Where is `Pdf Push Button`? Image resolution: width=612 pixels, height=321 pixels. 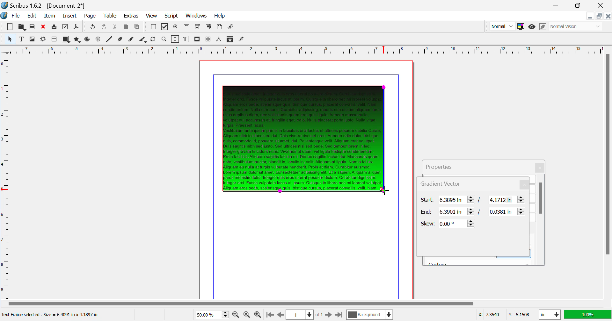
Pdf Push Button is located at coordinates (153, 27).